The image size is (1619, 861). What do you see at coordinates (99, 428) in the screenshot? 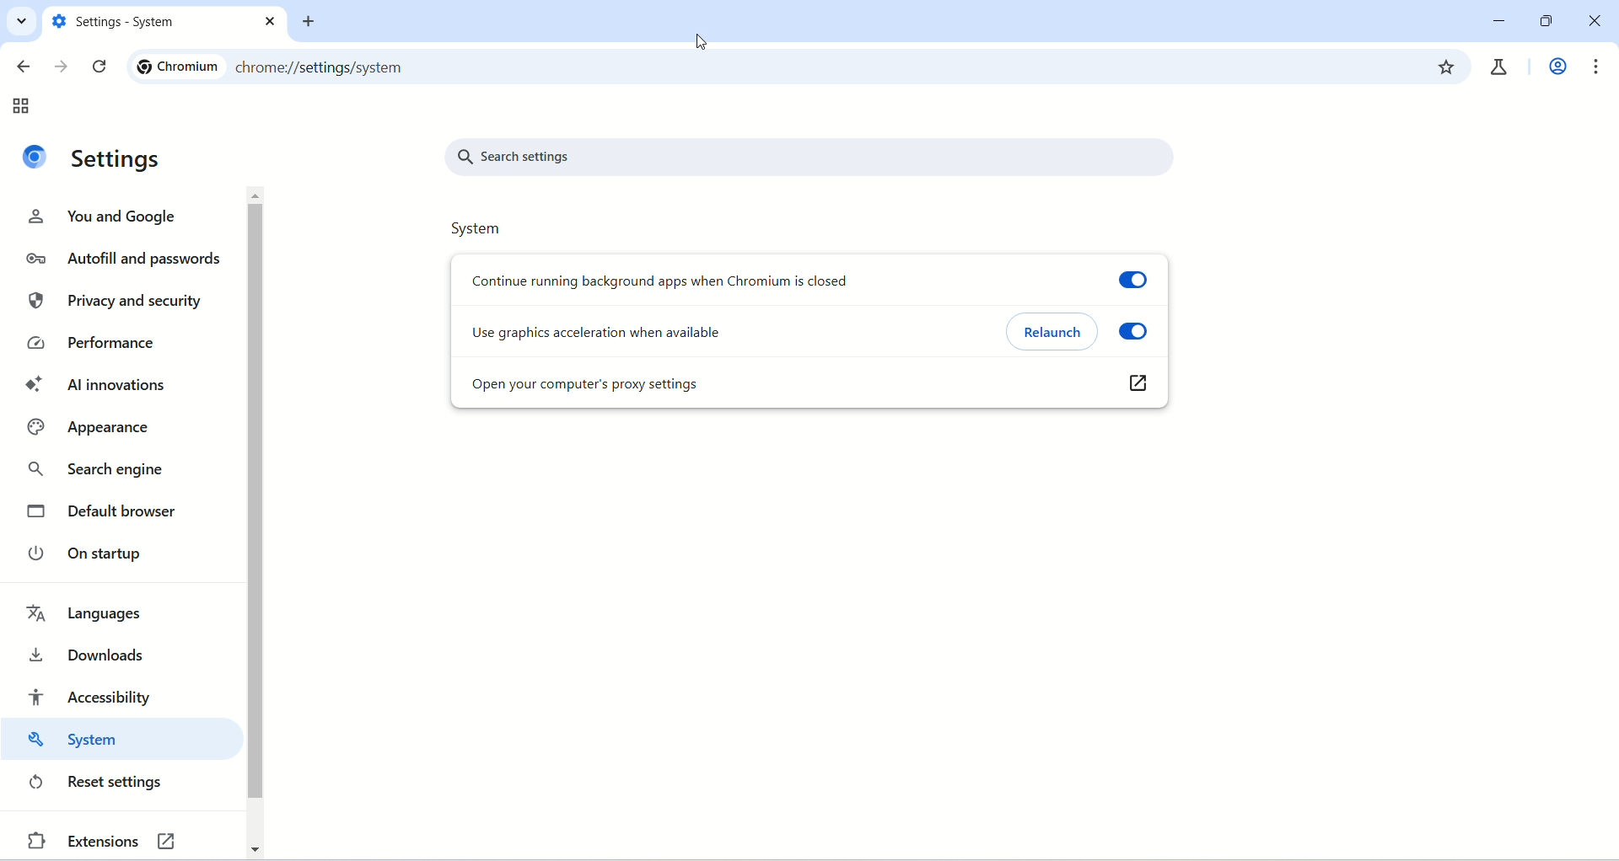
I see `appearance` at bounding box center [99, 428].